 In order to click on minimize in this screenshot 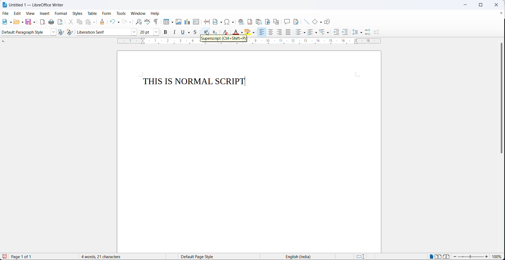, I will do `click(466, 5)`.